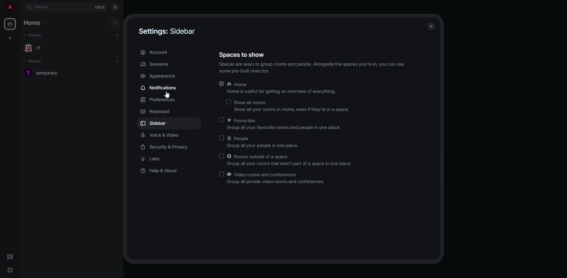 The height and width of the screenshot is (278, 567). Describe the element at coordinates (277, 178) in the screenshot. I see `video rooms and conferences` at that location.